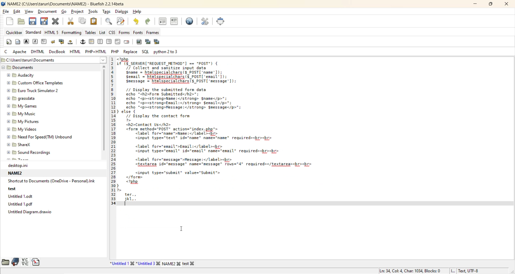 This screenshot has height=274, width=515. Describe the element at coordinates (63, 42) in the screenshot. I see `break and clear` at that location.